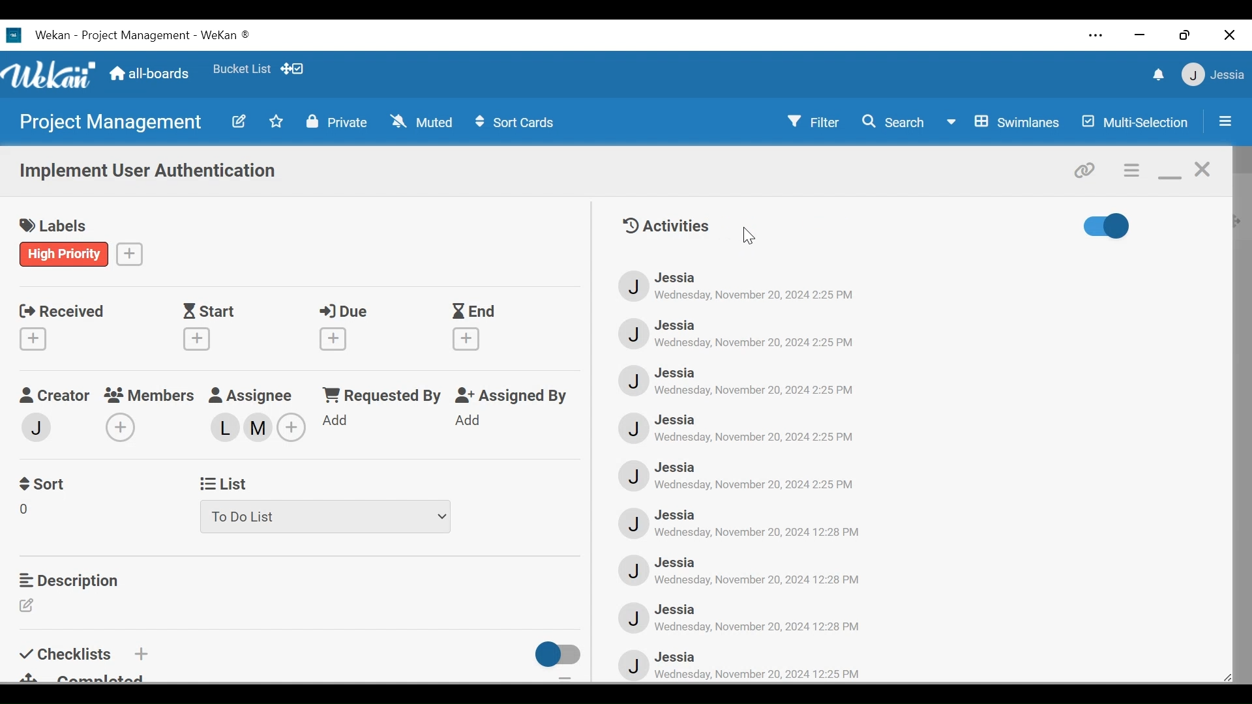  I want to click on Edit, so click(237, 120).